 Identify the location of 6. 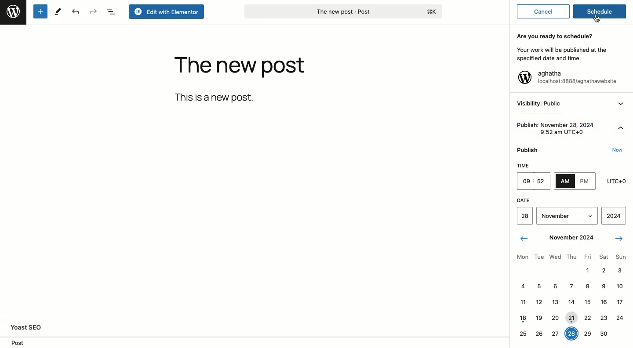
(555, 285).